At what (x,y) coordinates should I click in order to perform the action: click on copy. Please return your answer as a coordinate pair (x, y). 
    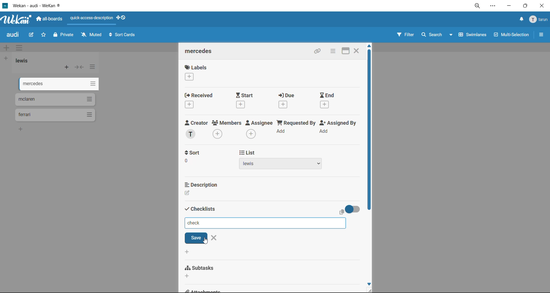
    Looking at the image, I should click on (342, 213).